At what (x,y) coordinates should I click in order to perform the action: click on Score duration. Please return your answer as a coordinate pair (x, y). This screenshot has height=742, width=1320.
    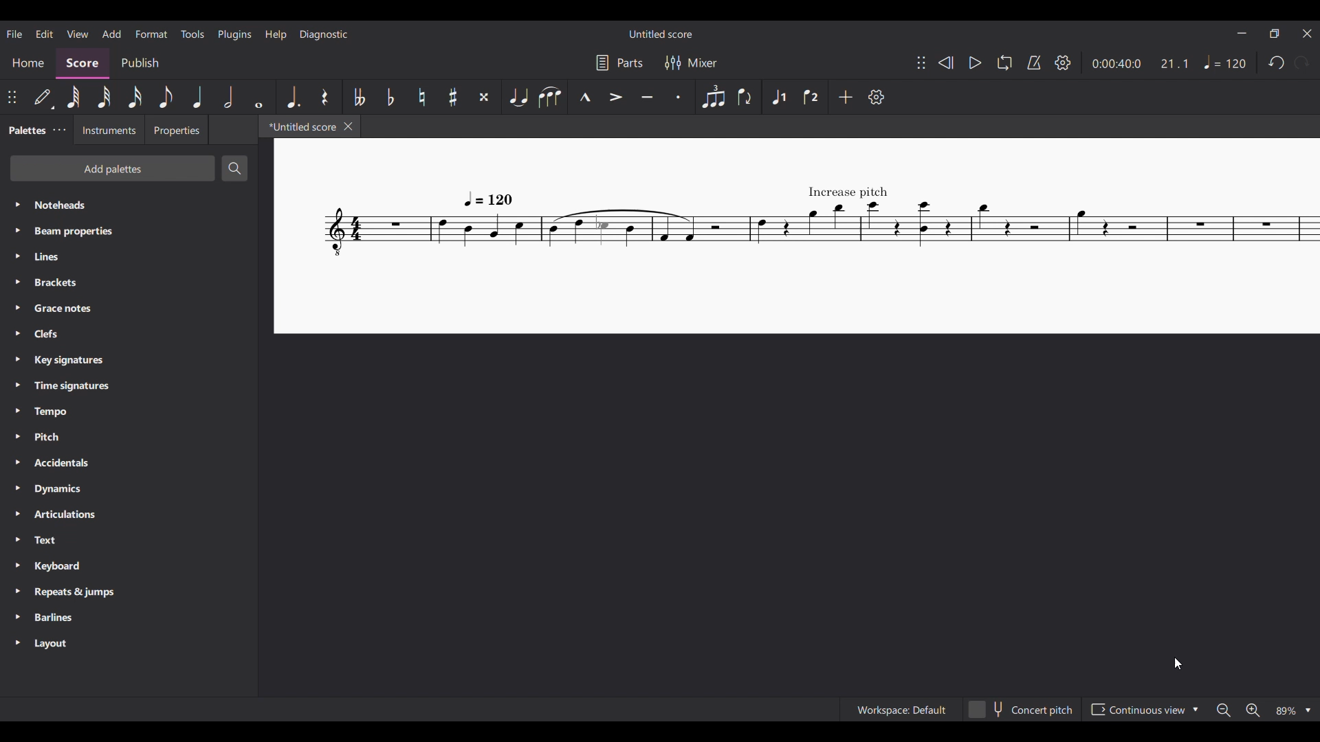
    Looking at the image, I should click on (1116, 63).